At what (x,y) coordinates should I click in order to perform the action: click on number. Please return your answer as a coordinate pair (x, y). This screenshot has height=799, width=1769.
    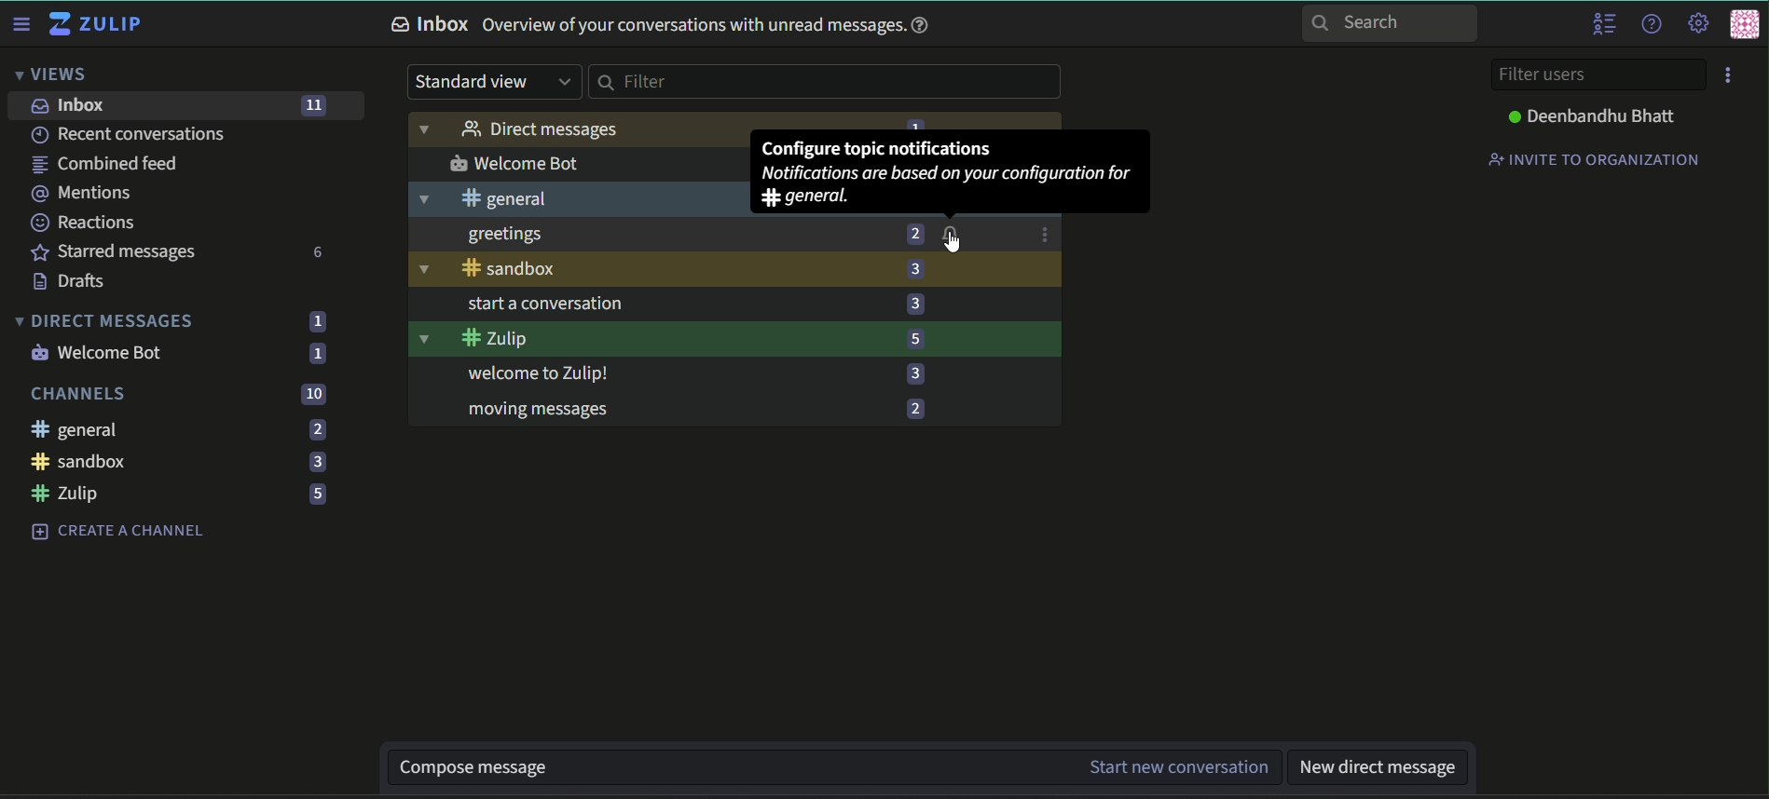
    Looking at the image, I should click on (913, 269).